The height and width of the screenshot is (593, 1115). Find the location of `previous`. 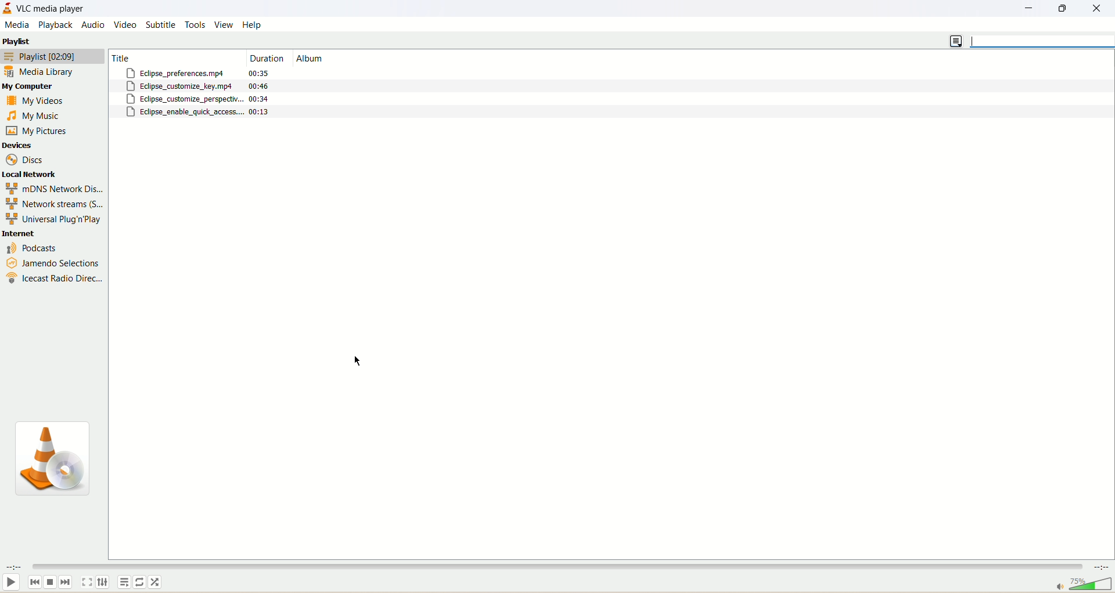

previous is located at coordinates (35, 583).